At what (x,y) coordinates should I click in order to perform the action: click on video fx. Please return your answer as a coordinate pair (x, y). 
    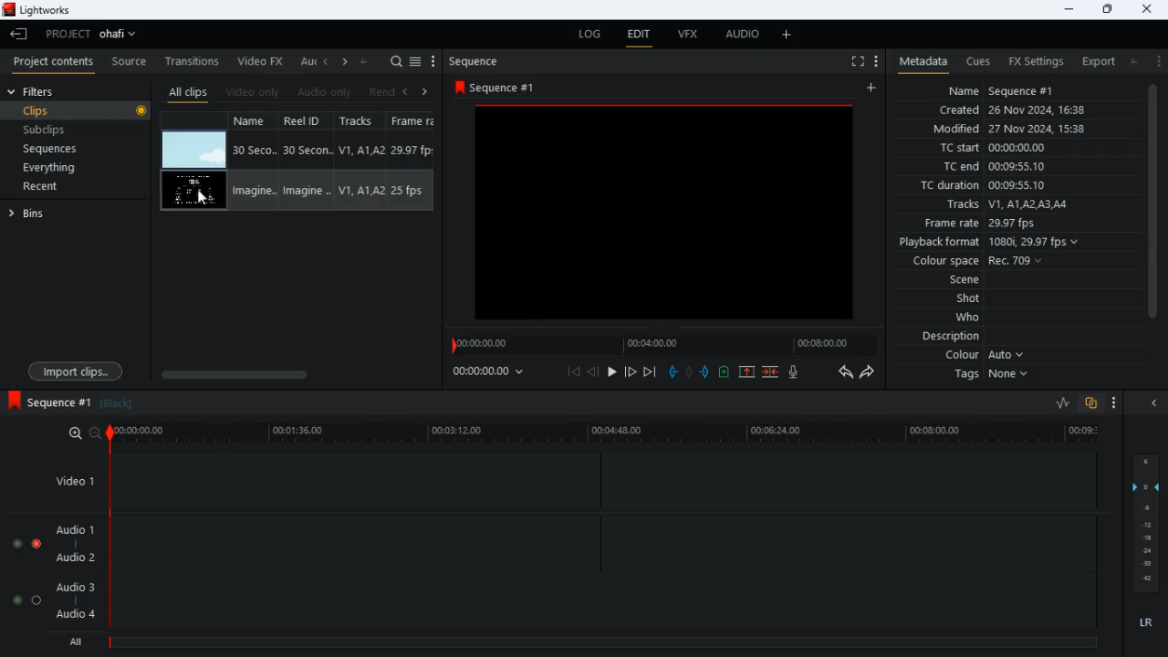
    Looking at the image, I should click on (262, 60).